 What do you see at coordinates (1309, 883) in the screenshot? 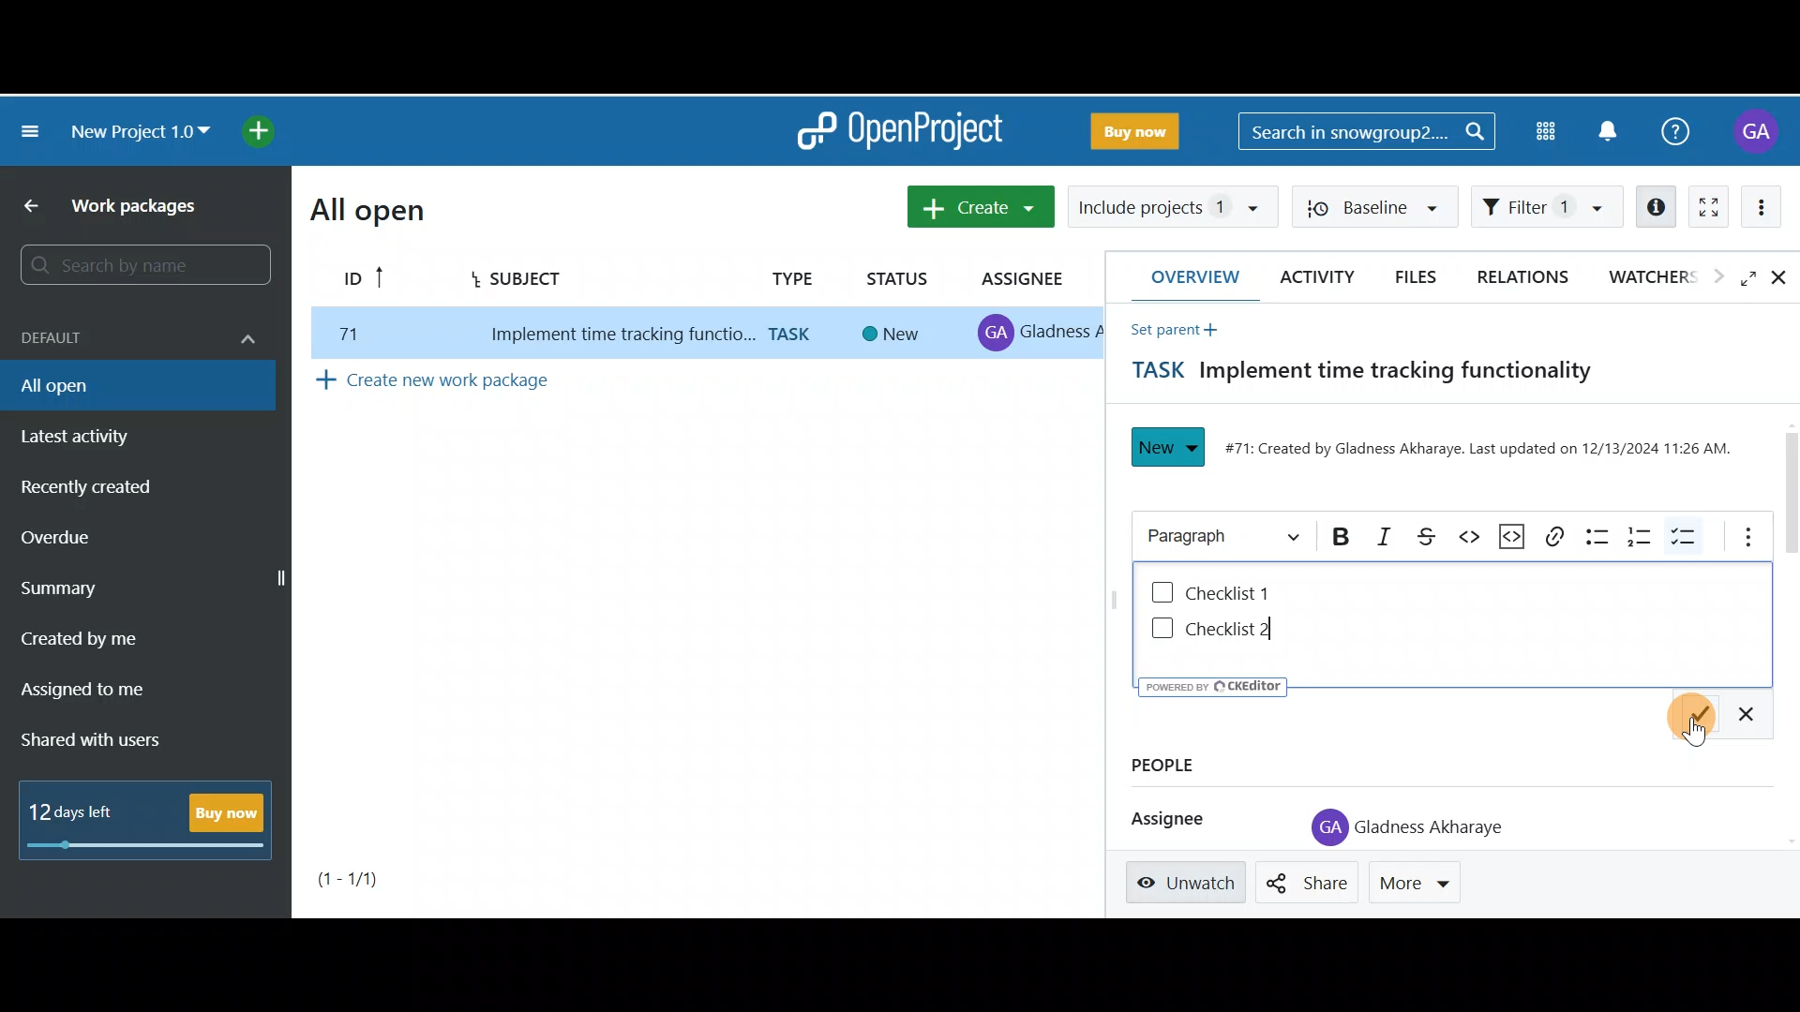
I see `Share` at bounding box center [1309, 883].